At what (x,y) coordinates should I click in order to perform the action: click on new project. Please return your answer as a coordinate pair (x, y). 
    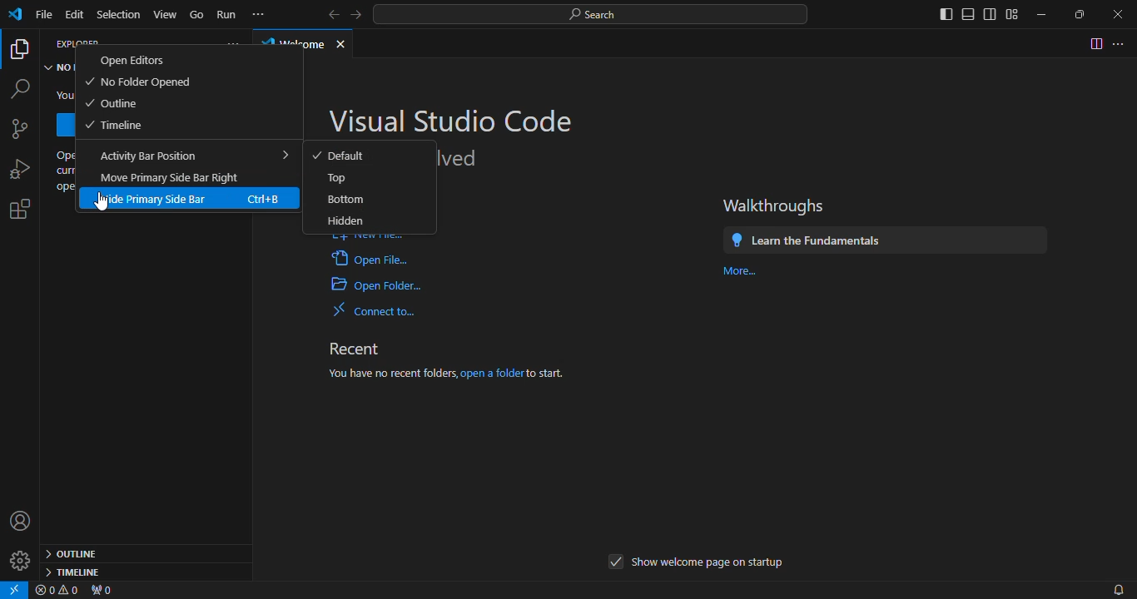
    Looking at the image, I should click on (22, 131).